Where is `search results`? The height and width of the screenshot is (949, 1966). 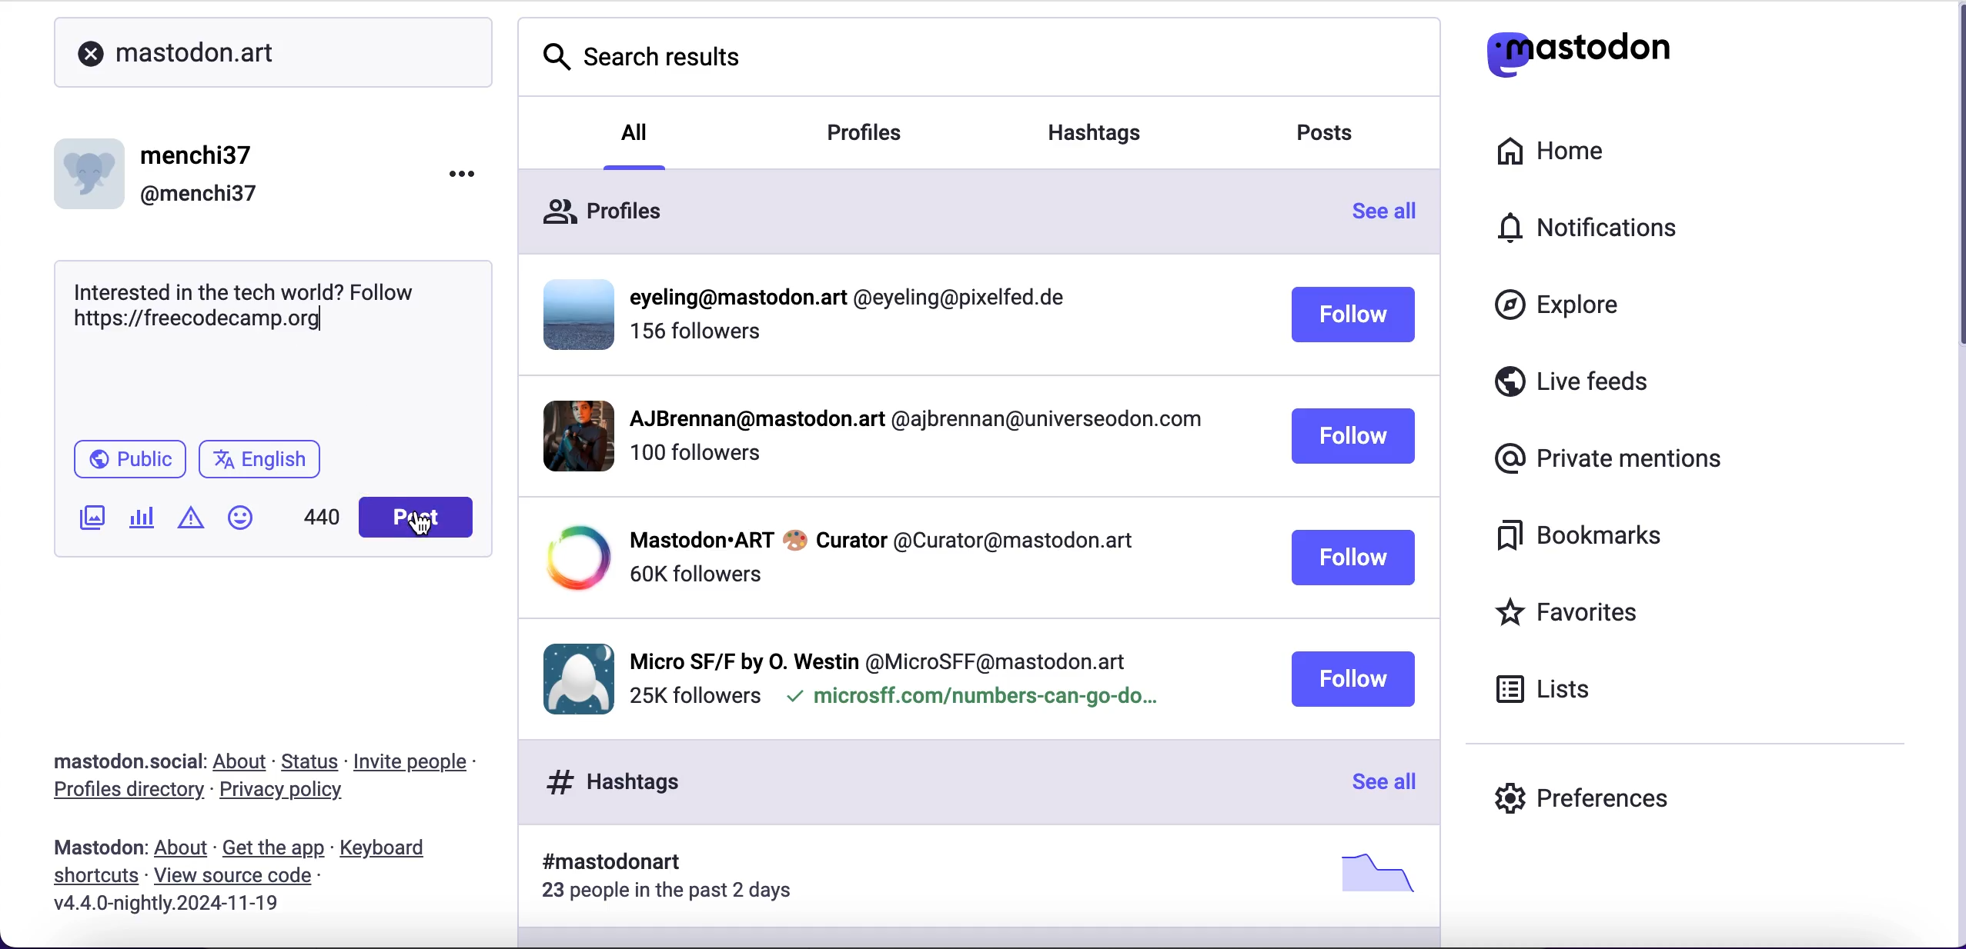 search results is located at coordinates (981, 58).